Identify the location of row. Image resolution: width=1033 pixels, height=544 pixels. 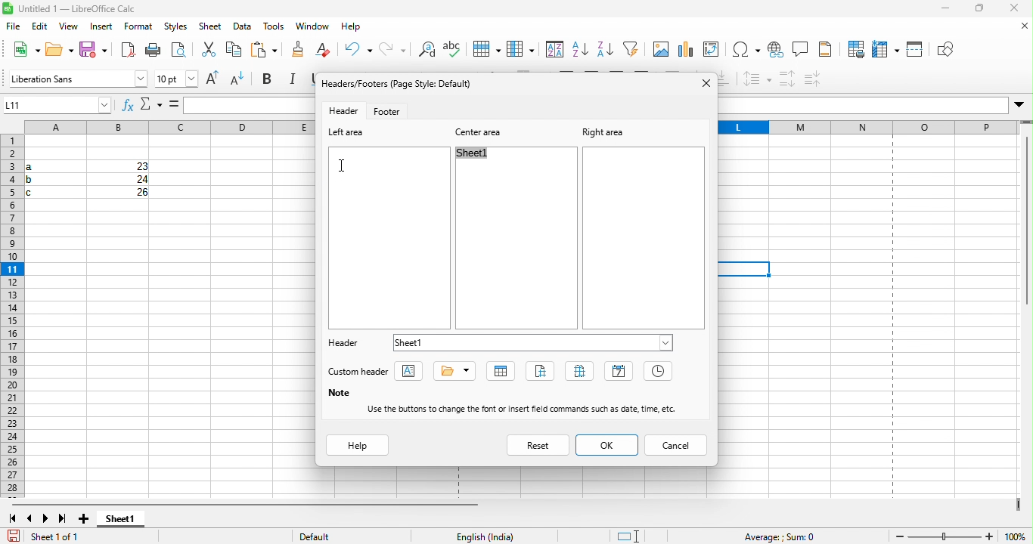
(453, 49).